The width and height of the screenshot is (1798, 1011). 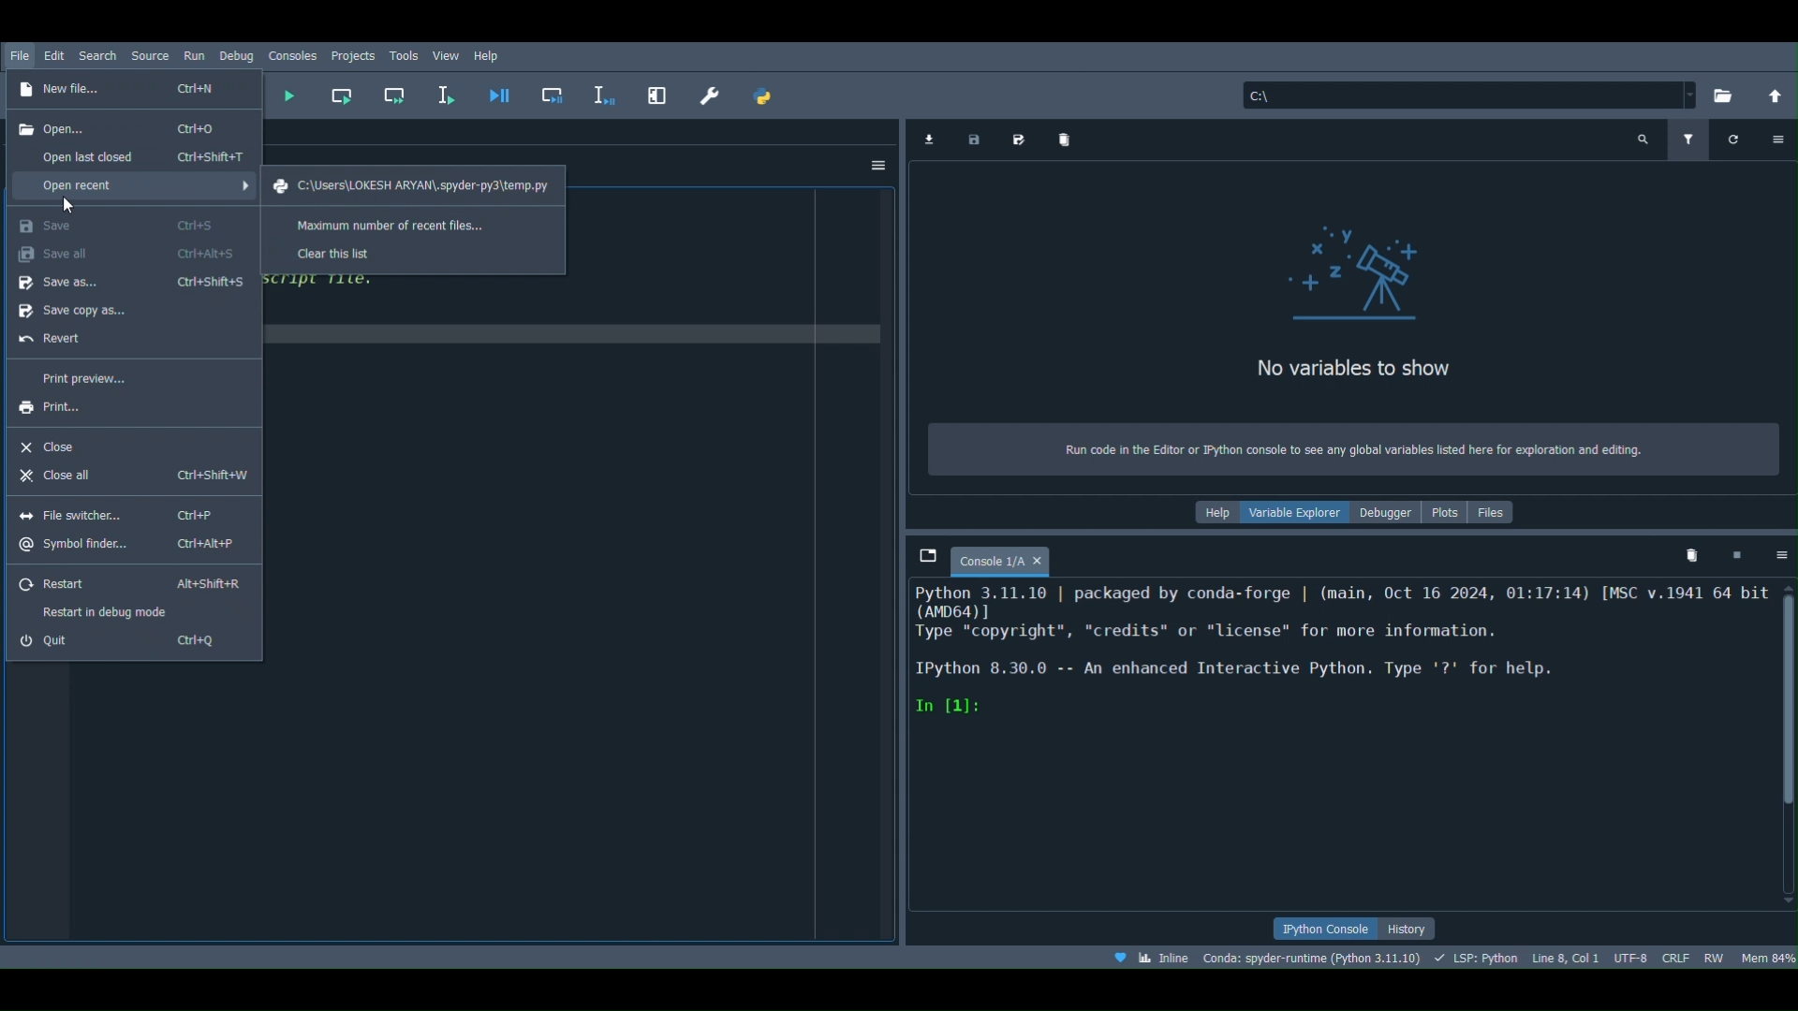 I want to click on New file , so click(x=134, y=91).